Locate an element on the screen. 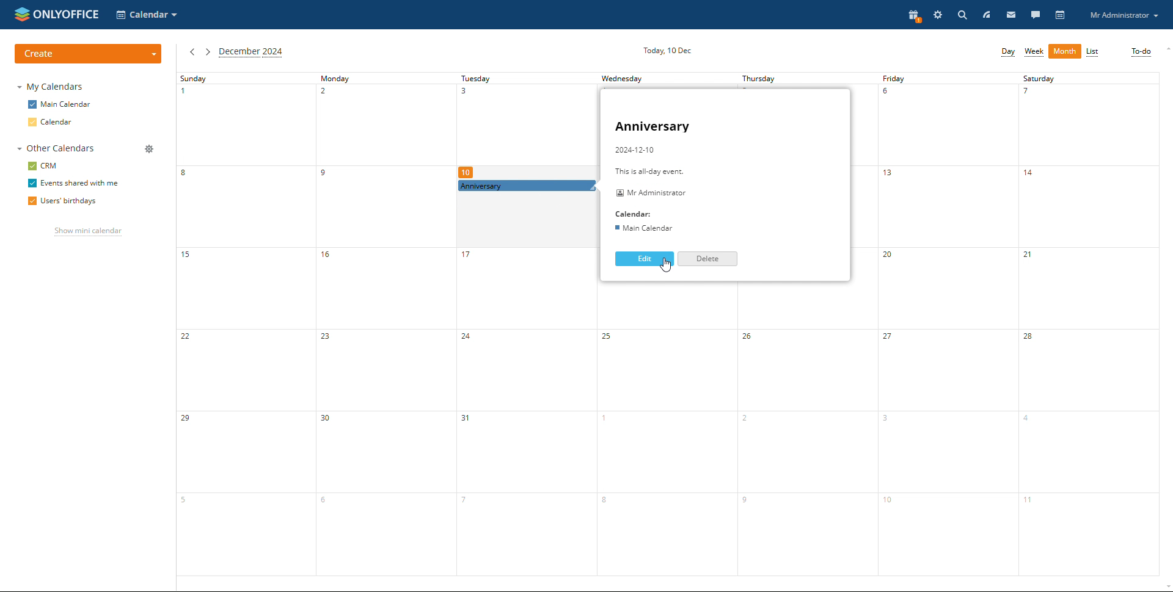 The image size is (1173, 592). Calendar: is located at coordinates (636, 214).